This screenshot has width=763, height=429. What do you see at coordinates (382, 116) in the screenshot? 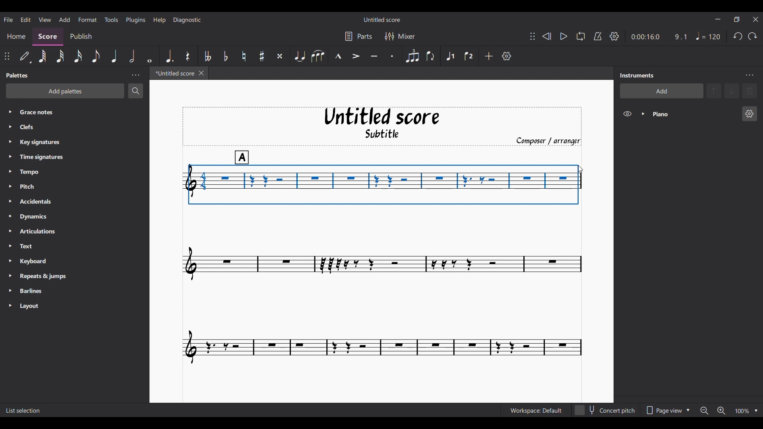
I see `Untitled score` at bounding box center [382, 116].